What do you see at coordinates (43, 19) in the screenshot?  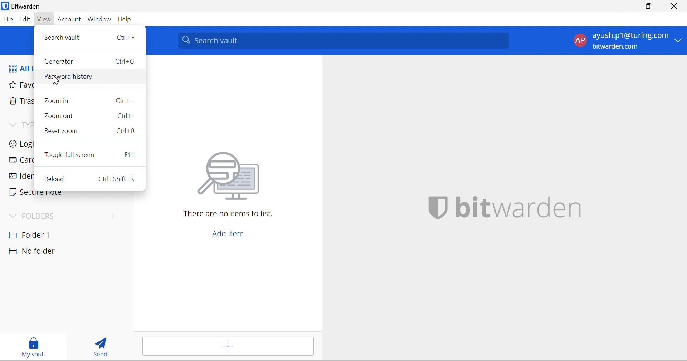 I see `view` at bounding box center [43, 19].